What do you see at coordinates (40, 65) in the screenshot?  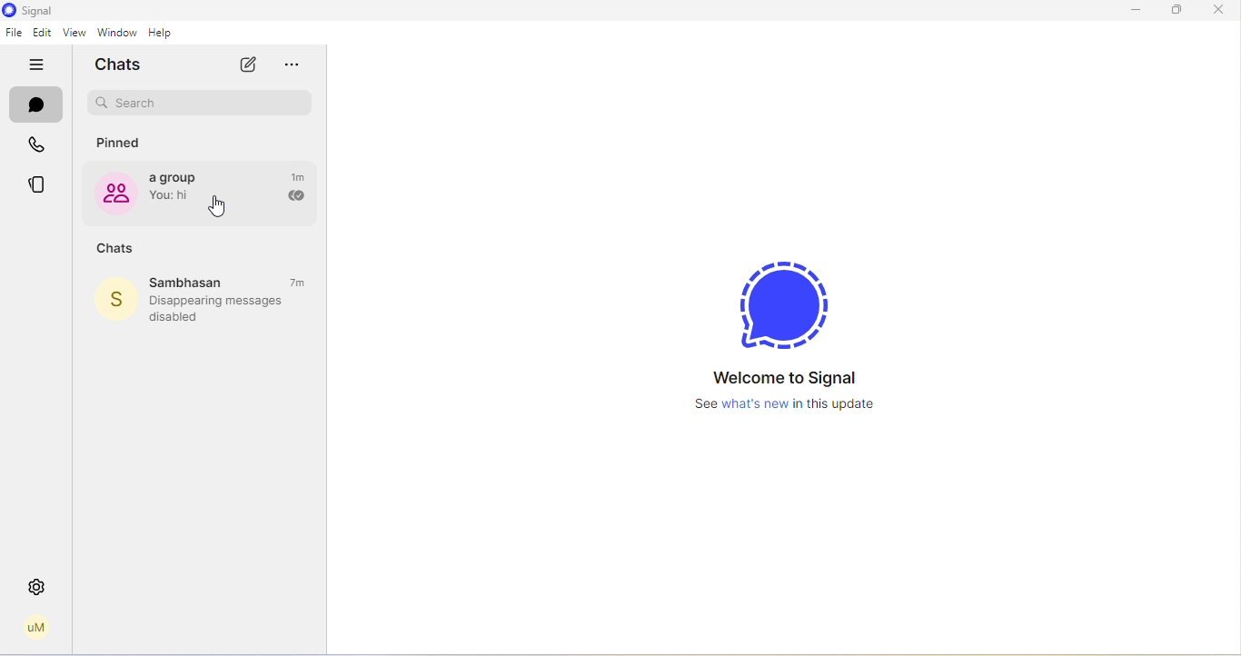 I see `toggle side bar` at bounding box center [40, 65].